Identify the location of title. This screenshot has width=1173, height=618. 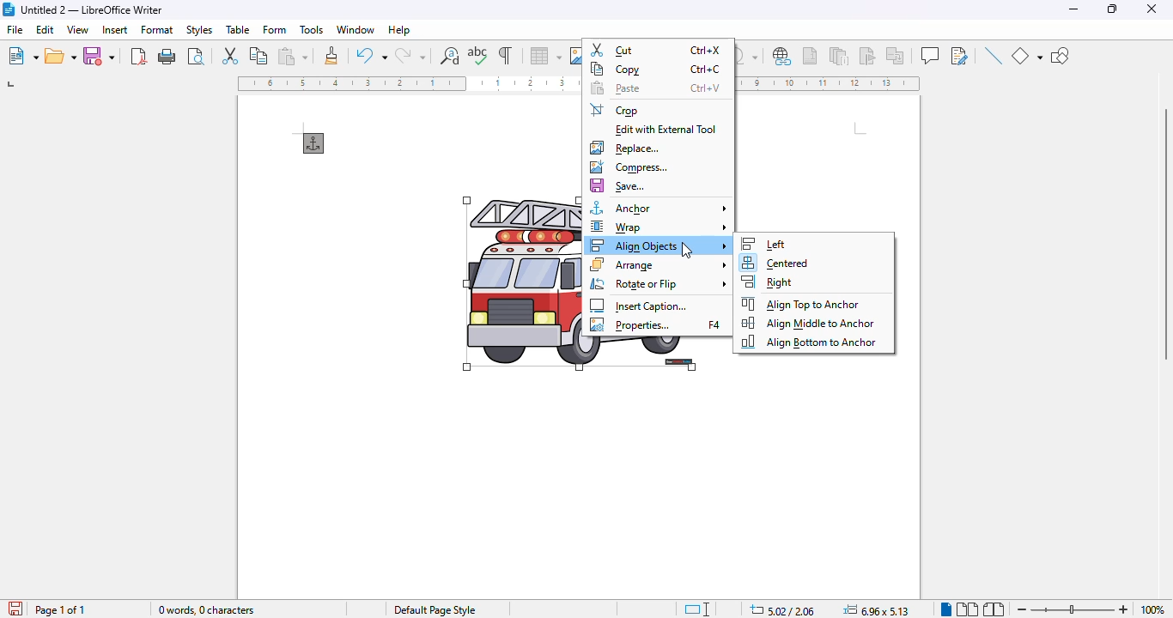
(92, 9).